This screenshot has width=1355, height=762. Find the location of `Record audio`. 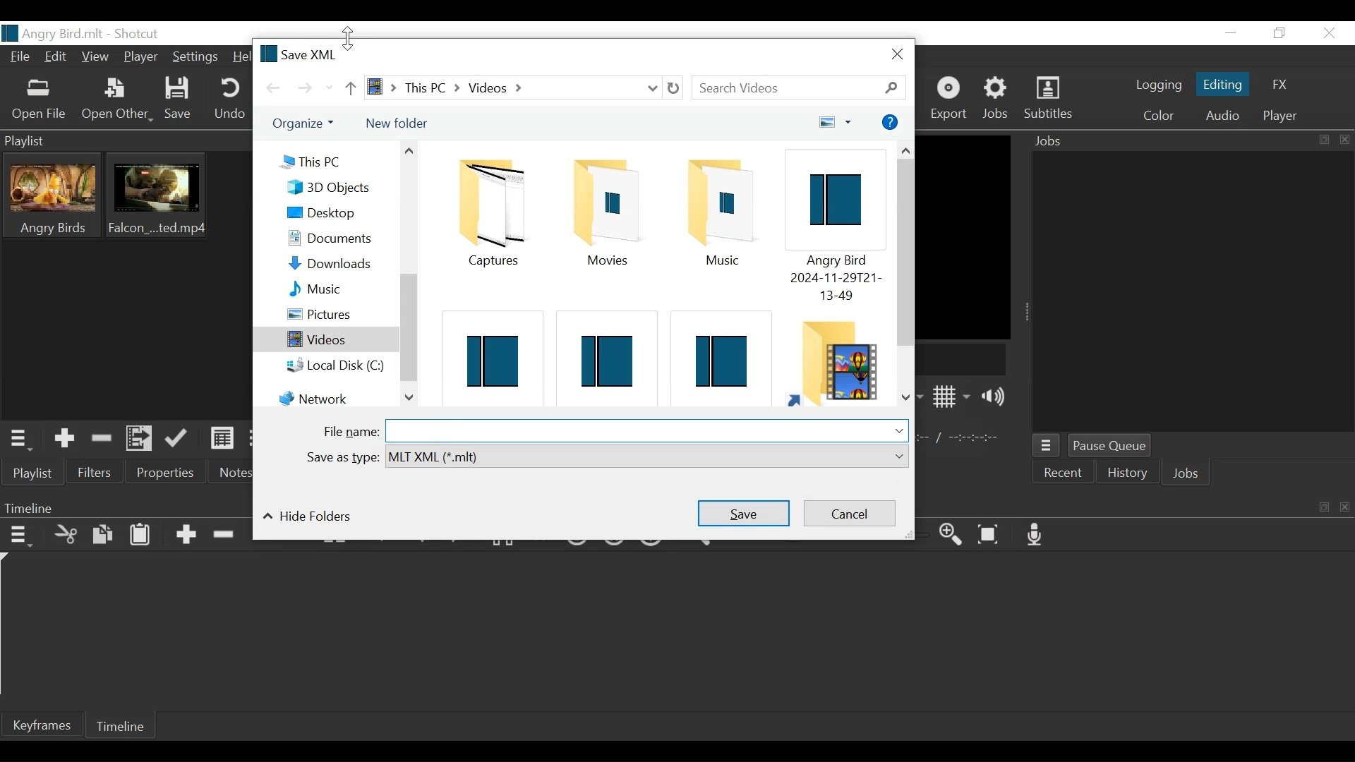

Record audio is located at coordinates (1035, 535).